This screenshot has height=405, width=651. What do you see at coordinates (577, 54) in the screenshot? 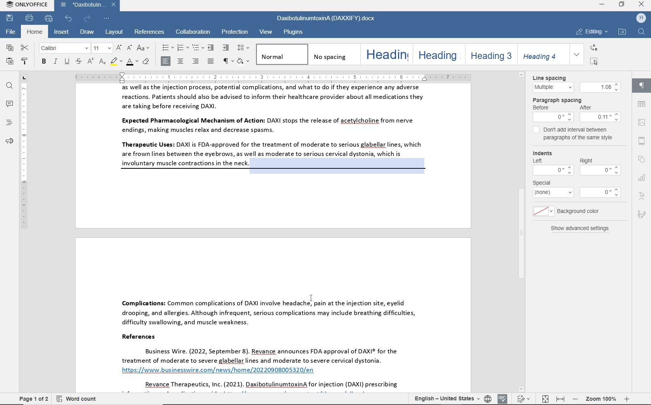
I see `expand` at bounding box center [577, 54].